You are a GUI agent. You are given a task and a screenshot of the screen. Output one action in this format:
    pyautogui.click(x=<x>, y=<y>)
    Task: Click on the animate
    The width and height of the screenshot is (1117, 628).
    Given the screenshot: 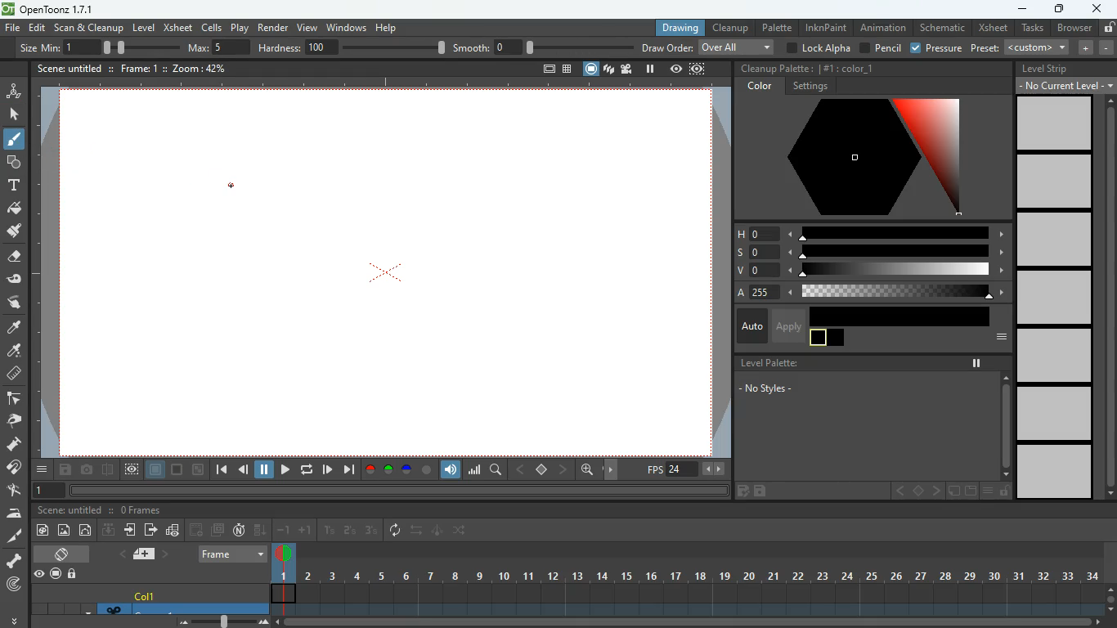 What is the action you would take?
    pyautogui.click(x=438, y=532)
    